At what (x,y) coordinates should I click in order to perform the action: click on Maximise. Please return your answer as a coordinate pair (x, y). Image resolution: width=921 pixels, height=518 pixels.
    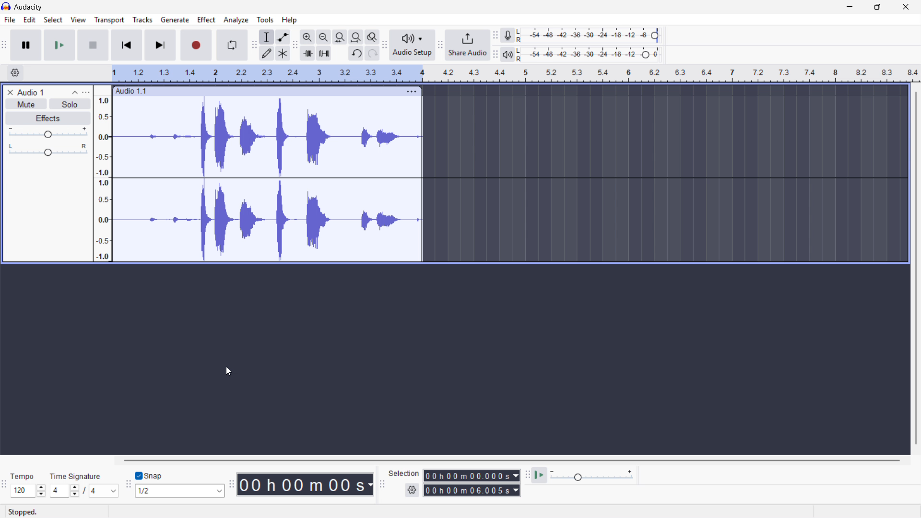
    Looking at the image, I should click on (879, 7).